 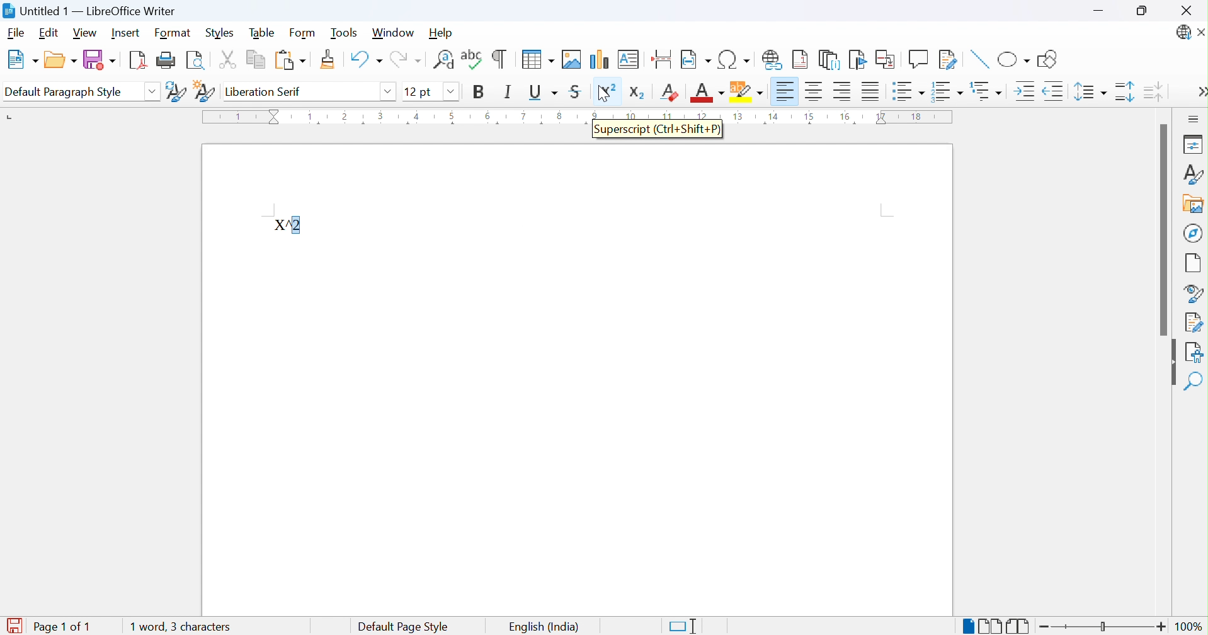 I want to click on Zoom in, so click(x=1158, y=626).